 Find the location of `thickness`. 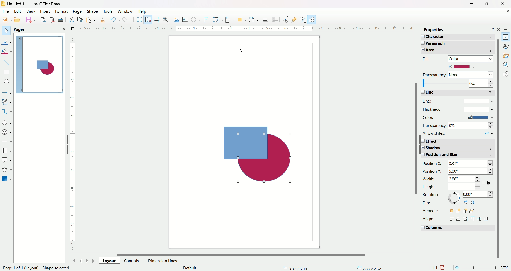

thickness is located at coordinates (457, 109).